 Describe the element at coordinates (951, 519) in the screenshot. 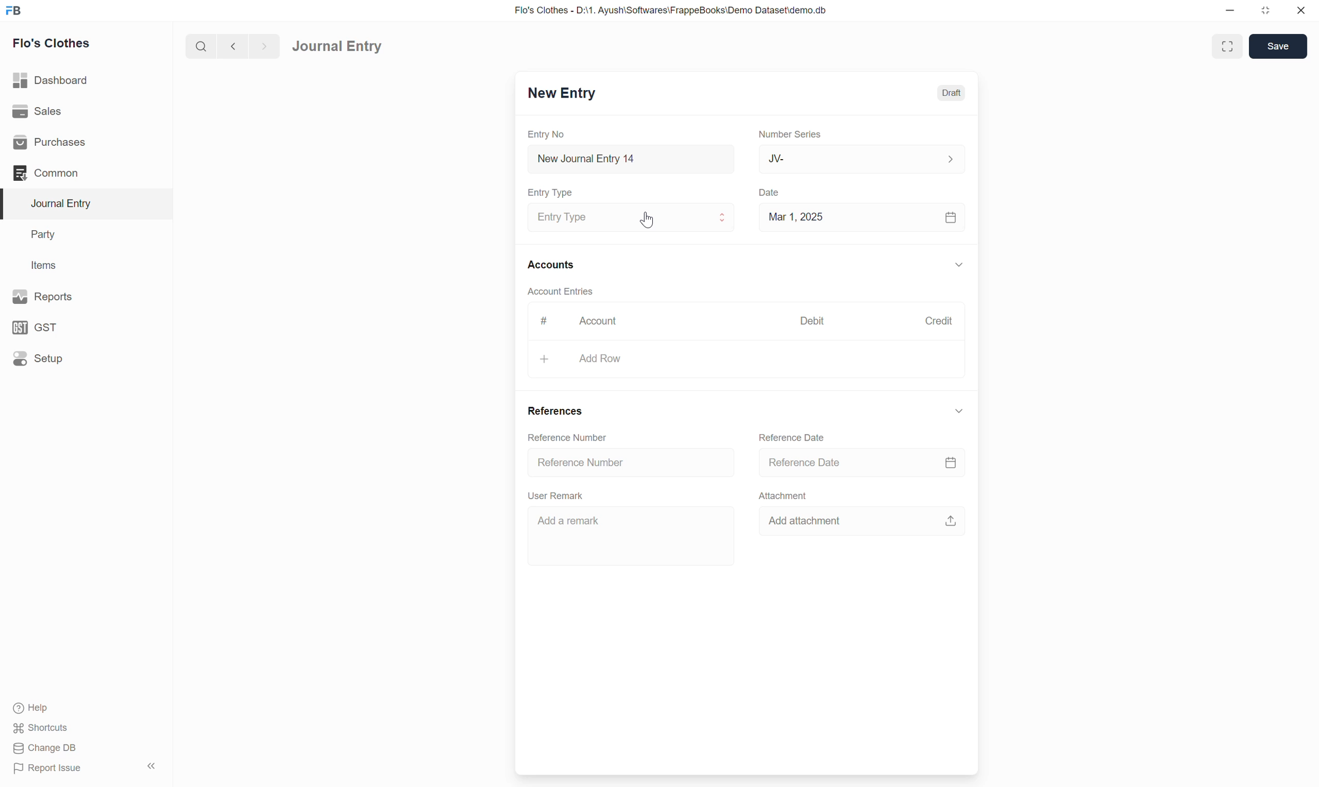

I see `upload` at that location.